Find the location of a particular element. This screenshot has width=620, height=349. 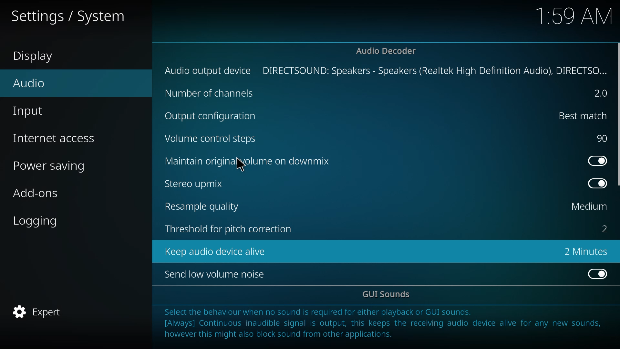

2 minutes selected is located at coordinates (585, 252).